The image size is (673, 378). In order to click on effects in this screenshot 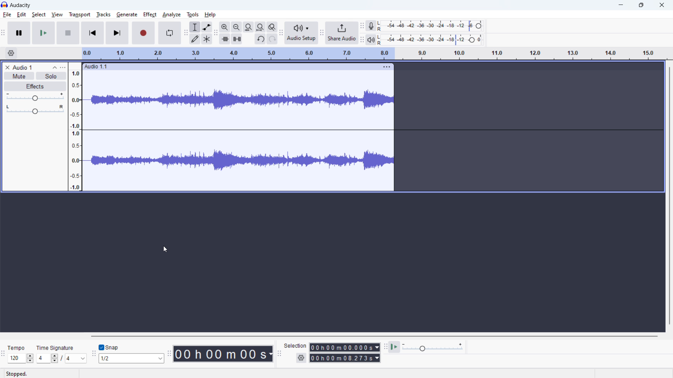, I will do `click(35, 86)`.